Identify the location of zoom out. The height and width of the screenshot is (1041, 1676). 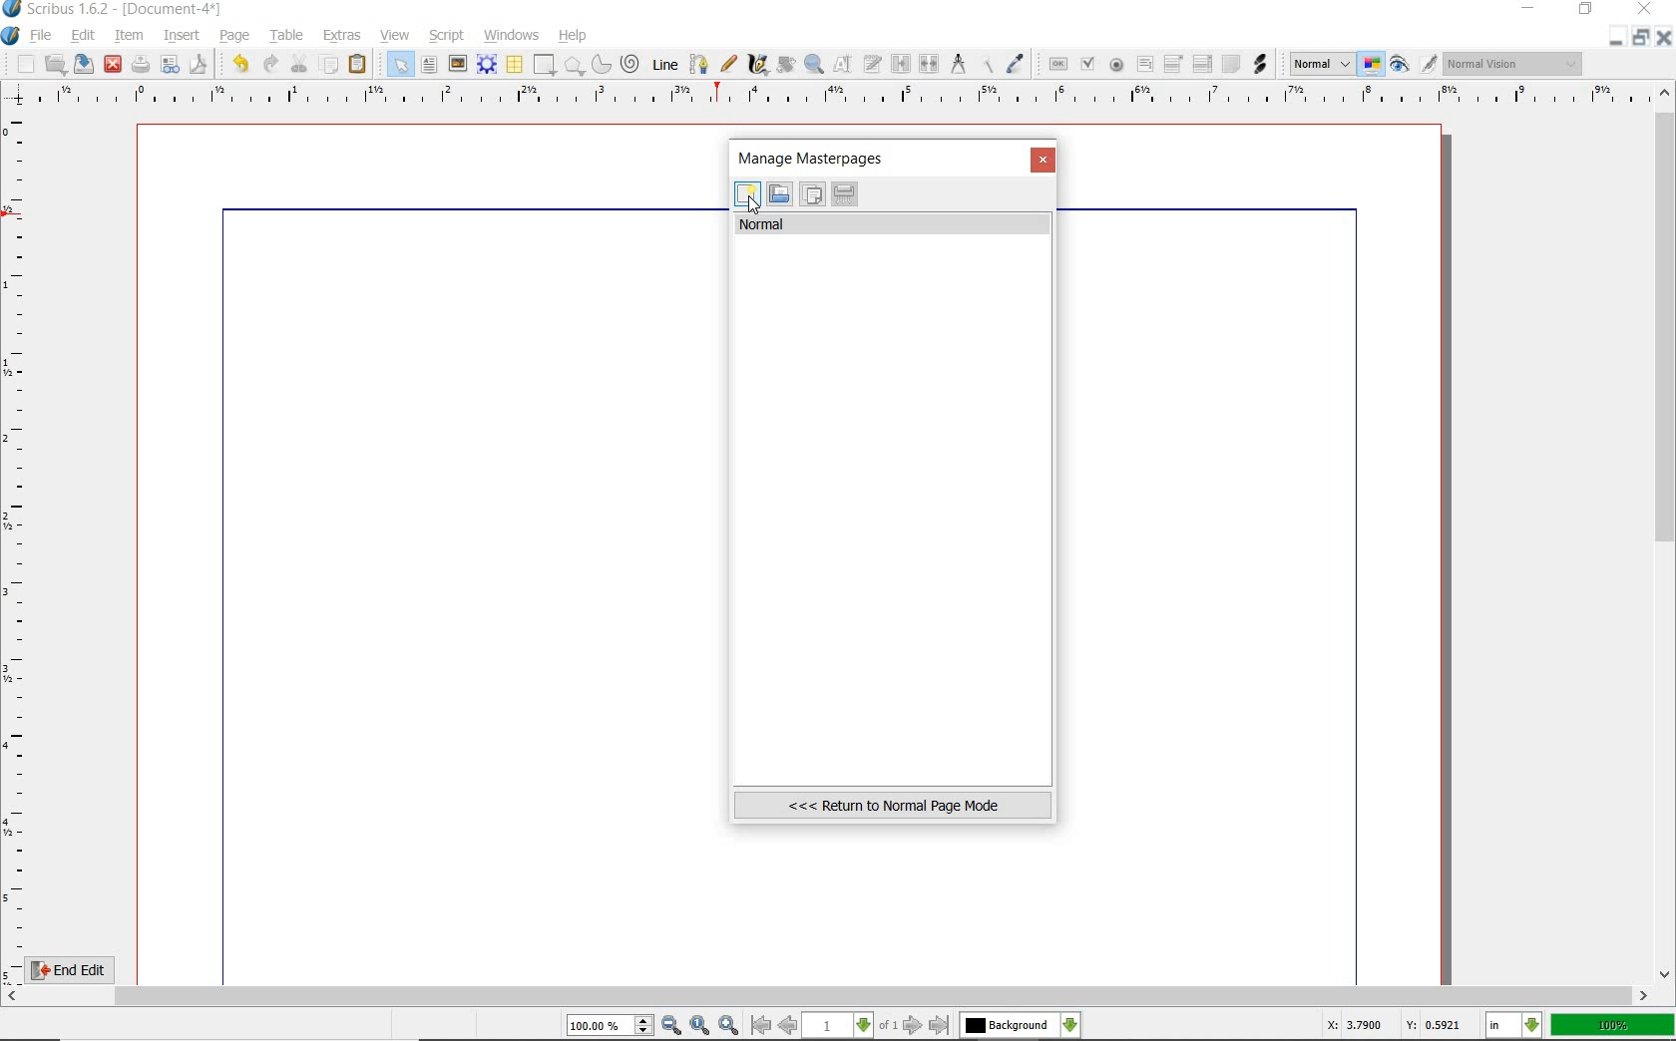
(672, 1026).